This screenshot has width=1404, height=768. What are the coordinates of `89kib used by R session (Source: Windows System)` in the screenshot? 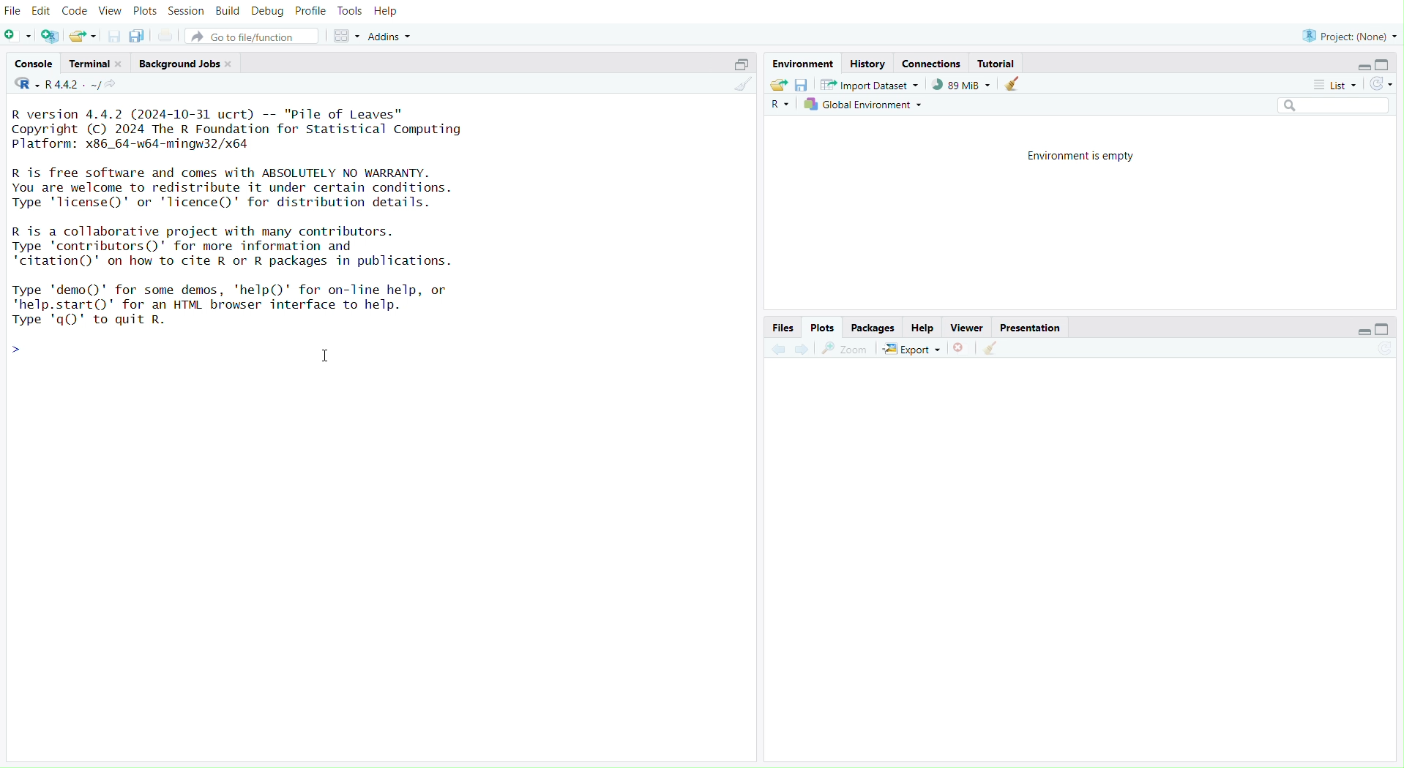 It's located at (963, 84).